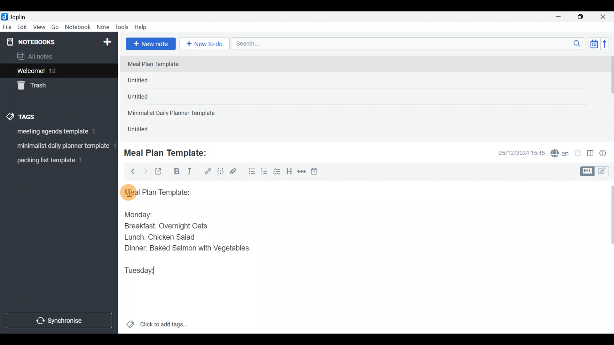 This screenshot has width=614, height=345. I want to click on Tuesday:, so click(139, 271).